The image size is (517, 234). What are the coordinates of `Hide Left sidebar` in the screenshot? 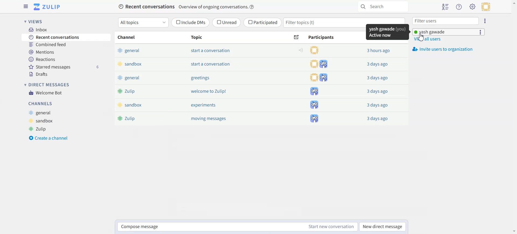 It's located at (26, 7).